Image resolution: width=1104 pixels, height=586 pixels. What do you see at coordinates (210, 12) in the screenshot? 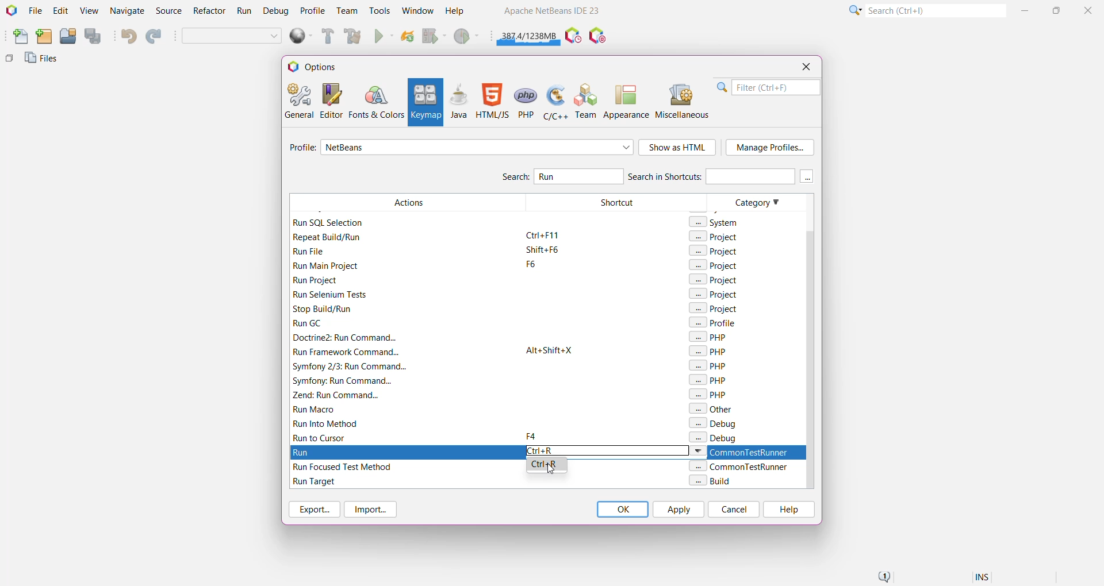
I see `Refactor` at bounding box center [210, 12].